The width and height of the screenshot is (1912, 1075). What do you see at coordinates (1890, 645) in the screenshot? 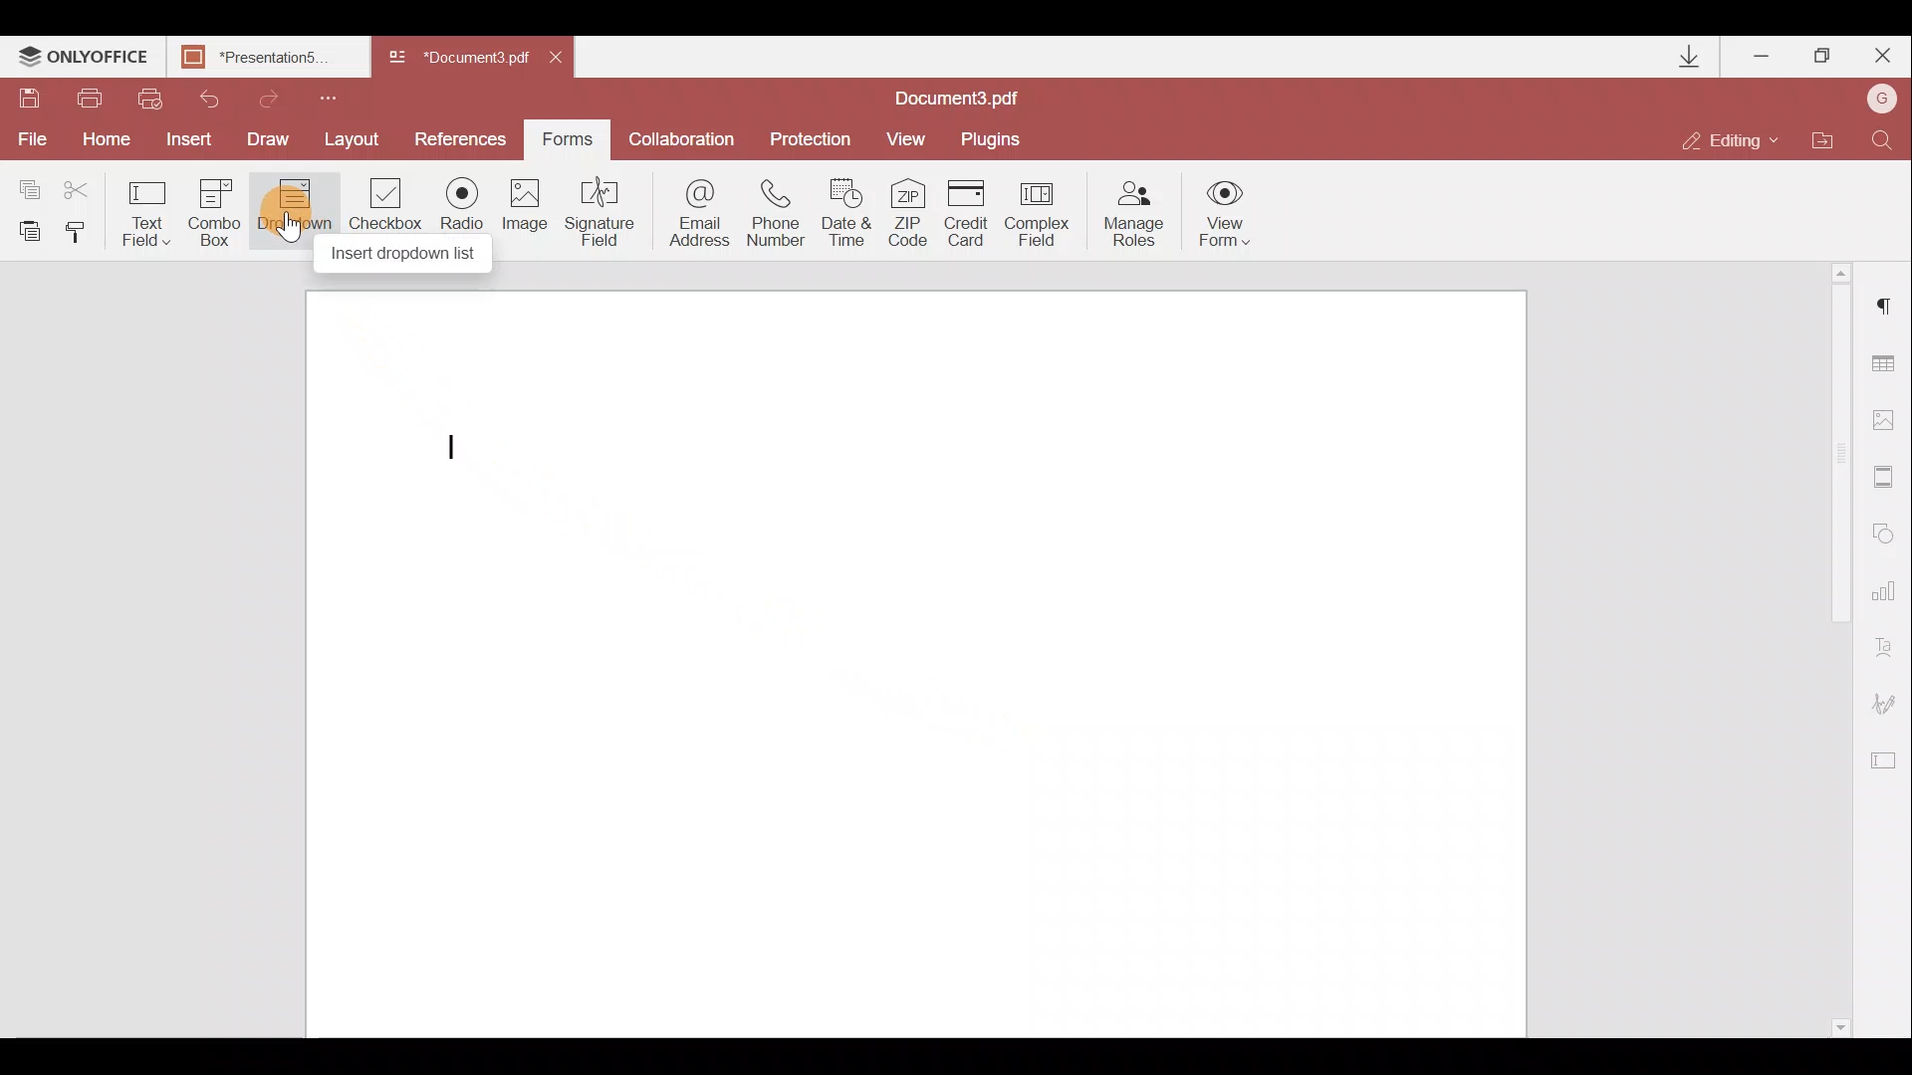
I see `Text Art settings` at bounding box center [1890, 645].